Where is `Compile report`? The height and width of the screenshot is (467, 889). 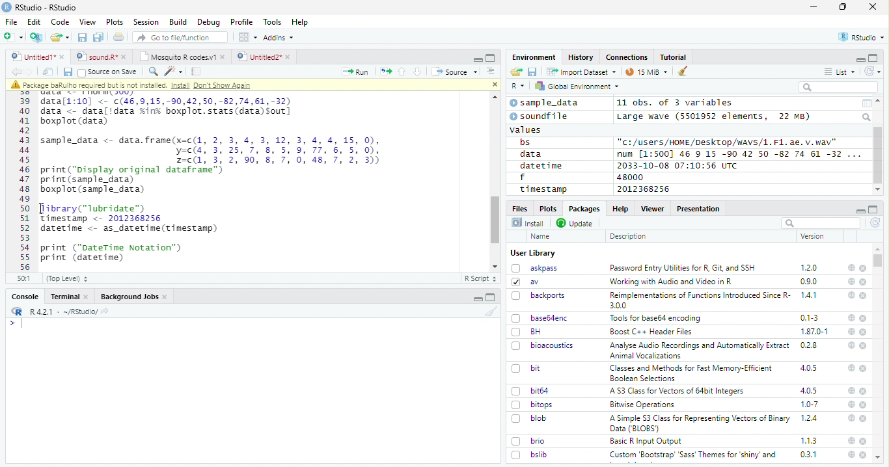 Compile report is located at coordinates (197, 72).